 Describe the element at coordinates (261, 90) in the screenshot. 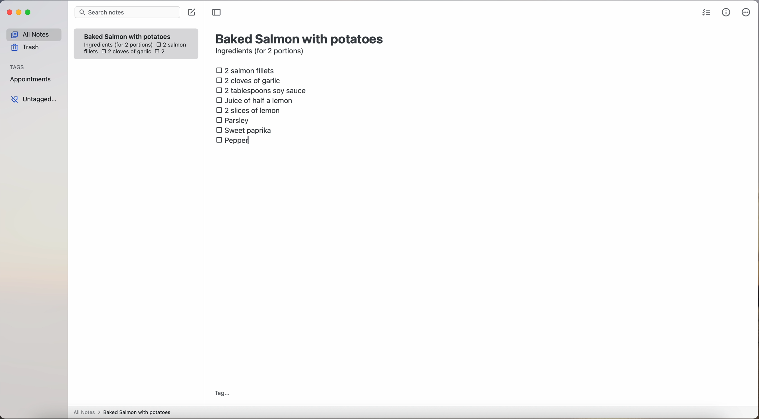

I see `2 tablespoons soy sauce` at that location.